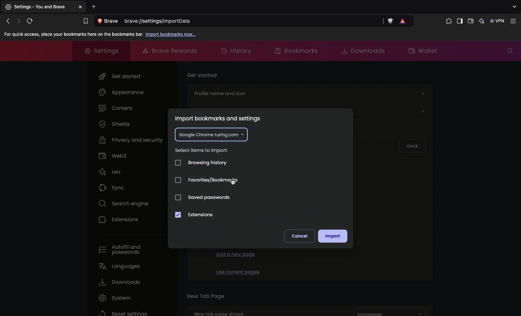 This screenshot has width=521, height=316. I want to click on Import, so click(334, 237).